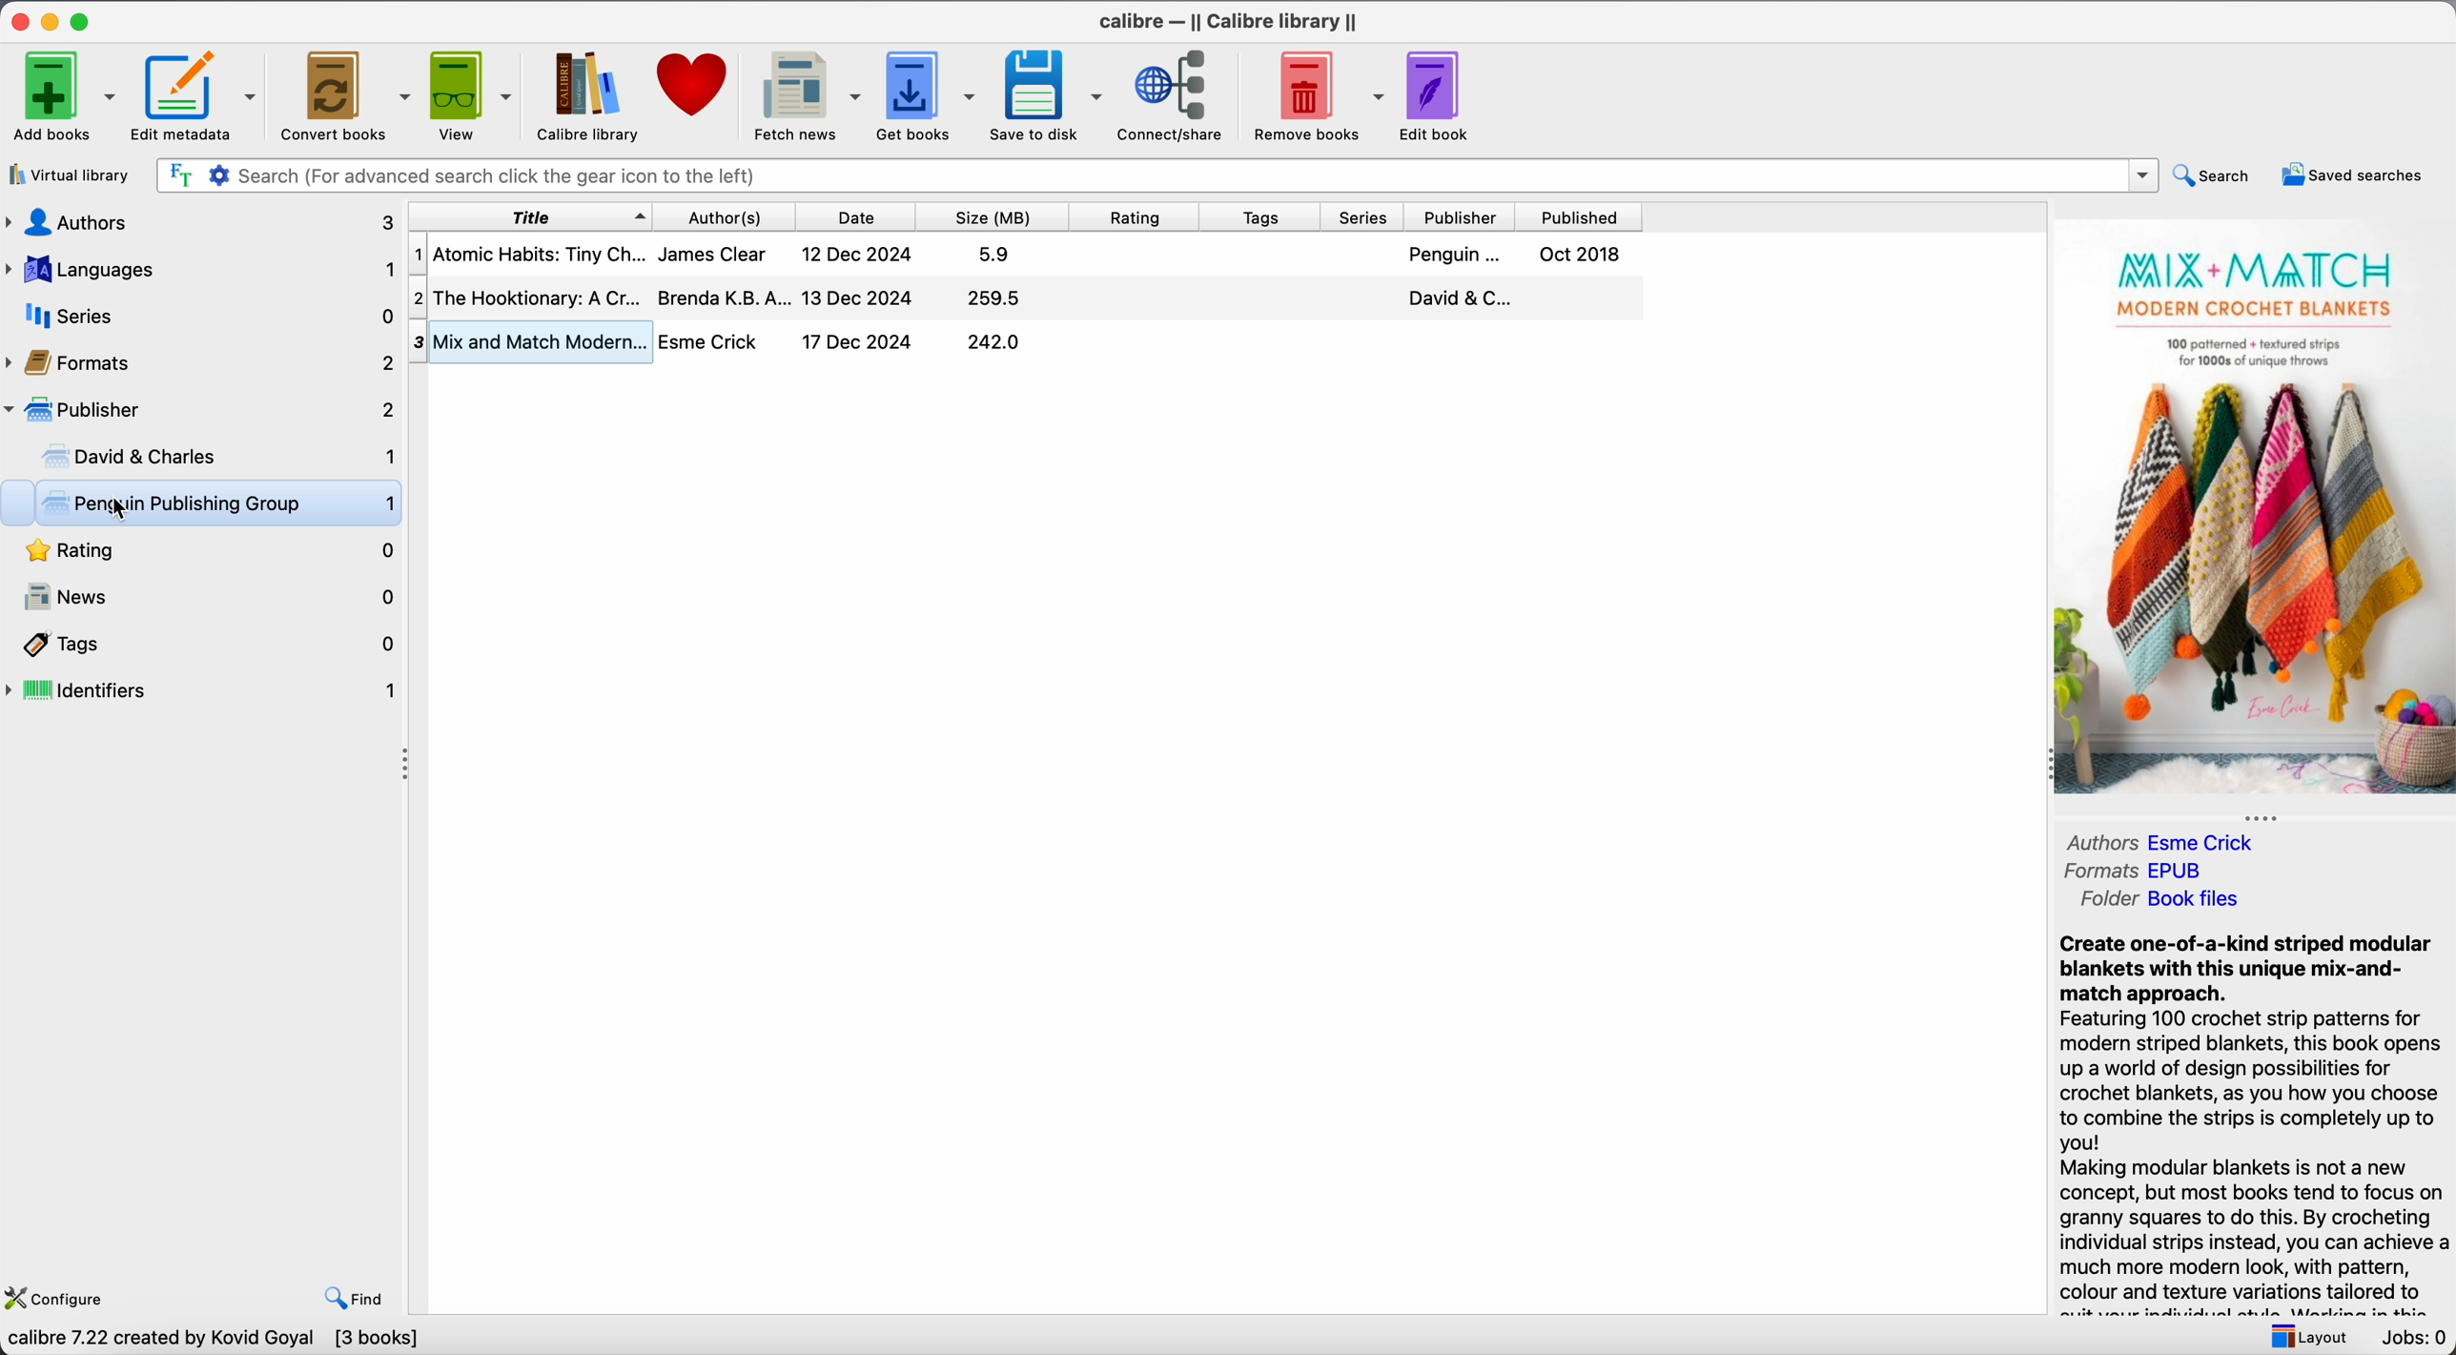  I want to click on configure, so click(63, 1295).